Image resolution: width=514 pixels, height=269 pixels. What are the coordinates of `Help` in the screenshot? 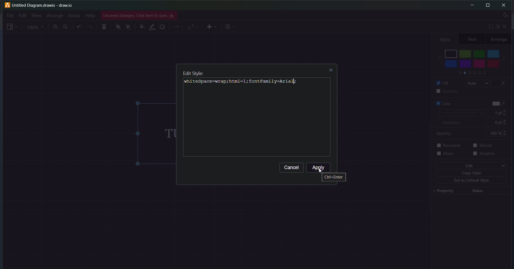 It's located at (90, 16).